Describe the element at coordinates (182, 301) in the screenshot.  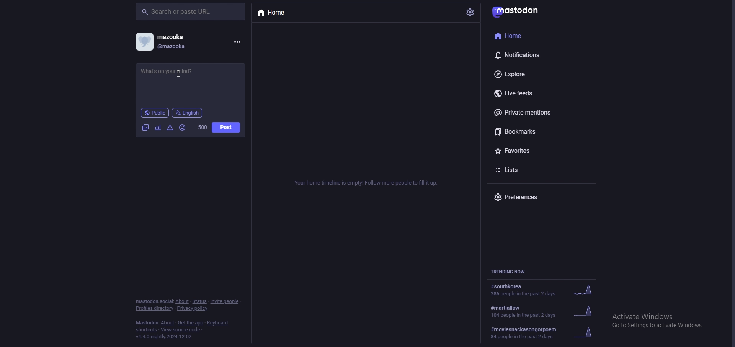
I see `about` at that location.